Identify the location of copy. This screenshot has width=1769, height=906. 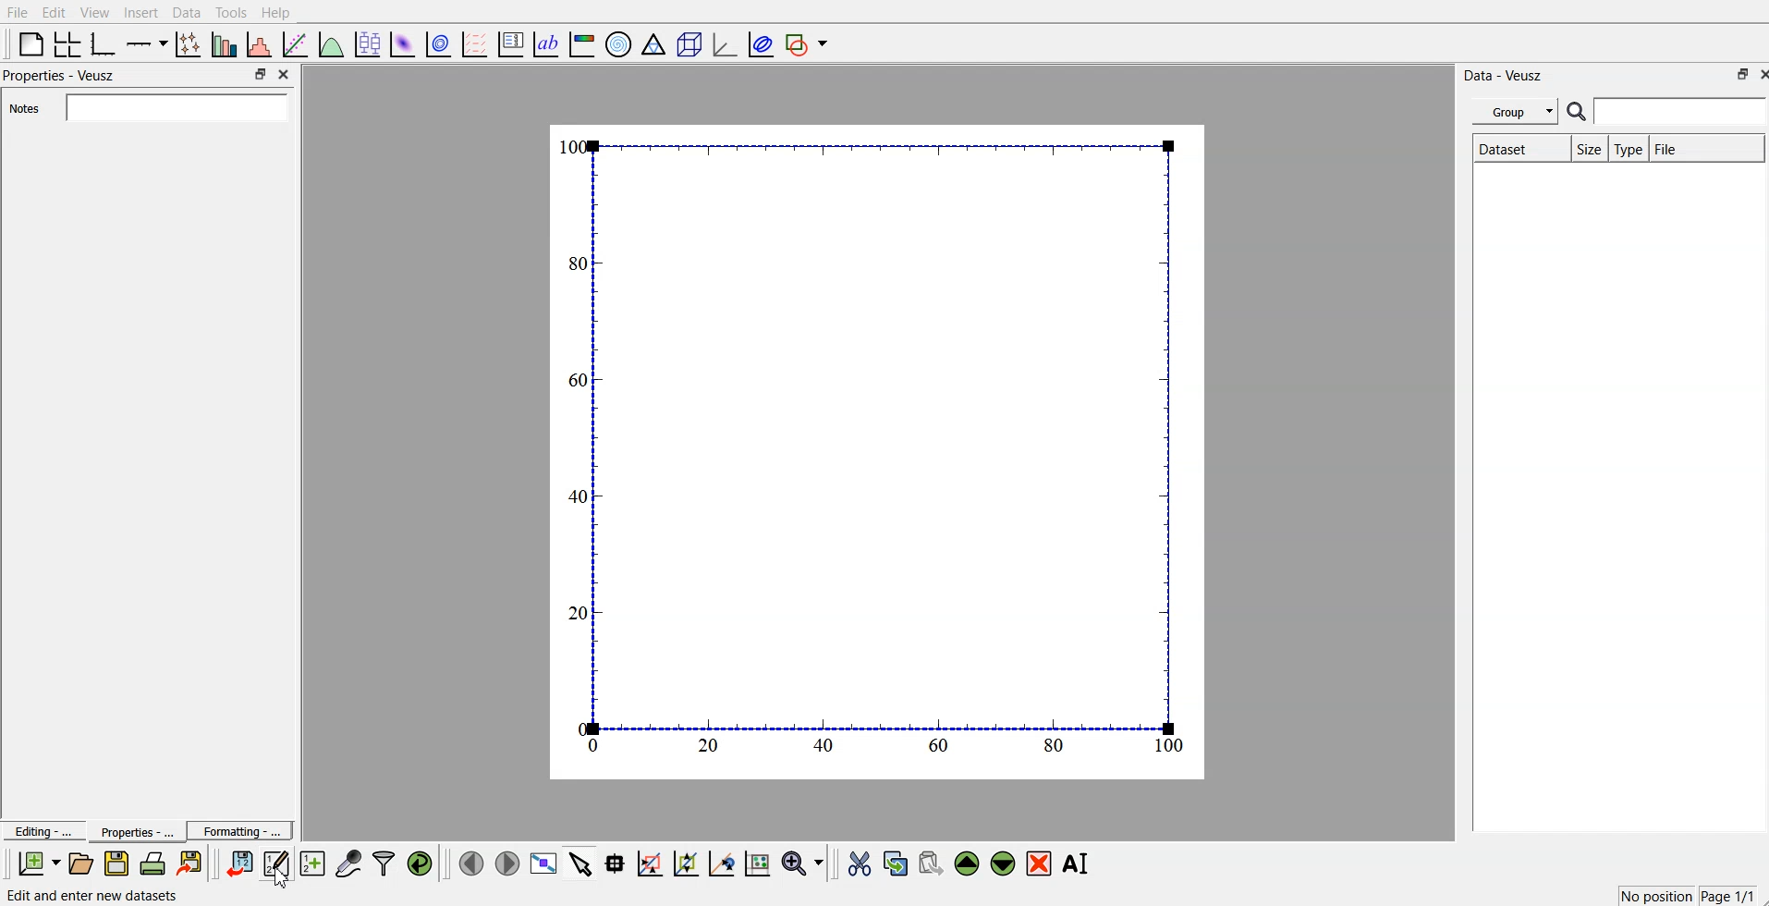
(897, 860).